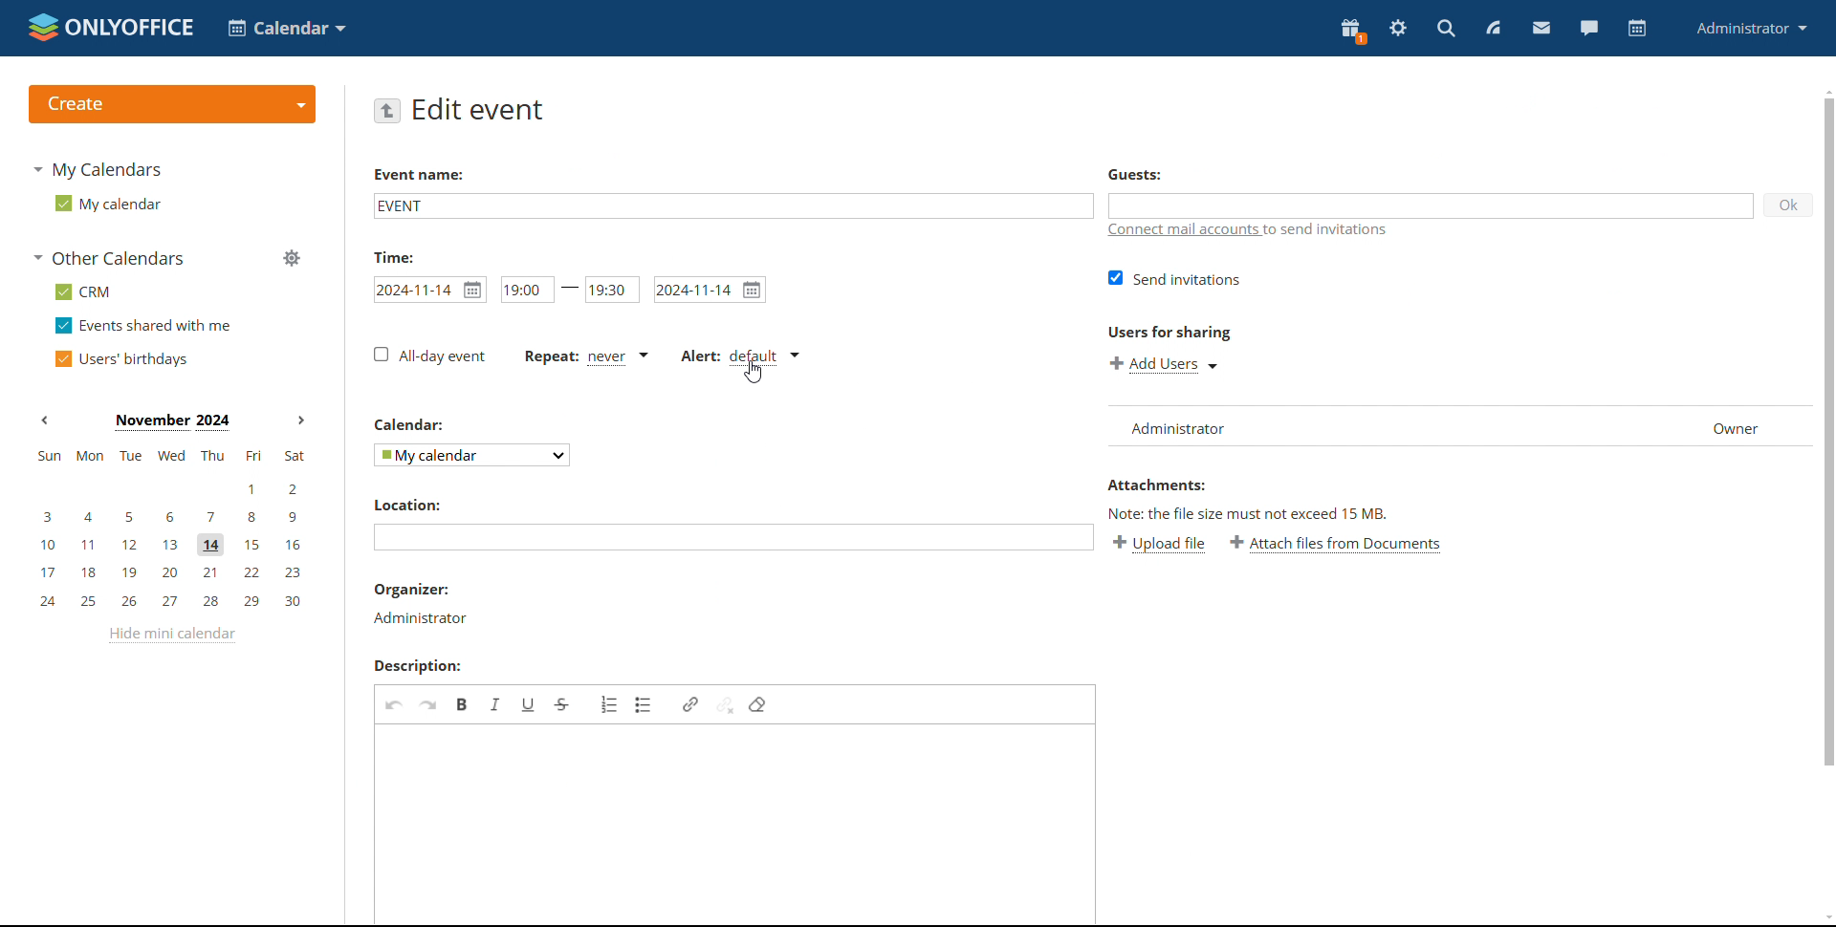 This screenshot has height=927, width=1836. I want to click on add event name, so click(732, 205).